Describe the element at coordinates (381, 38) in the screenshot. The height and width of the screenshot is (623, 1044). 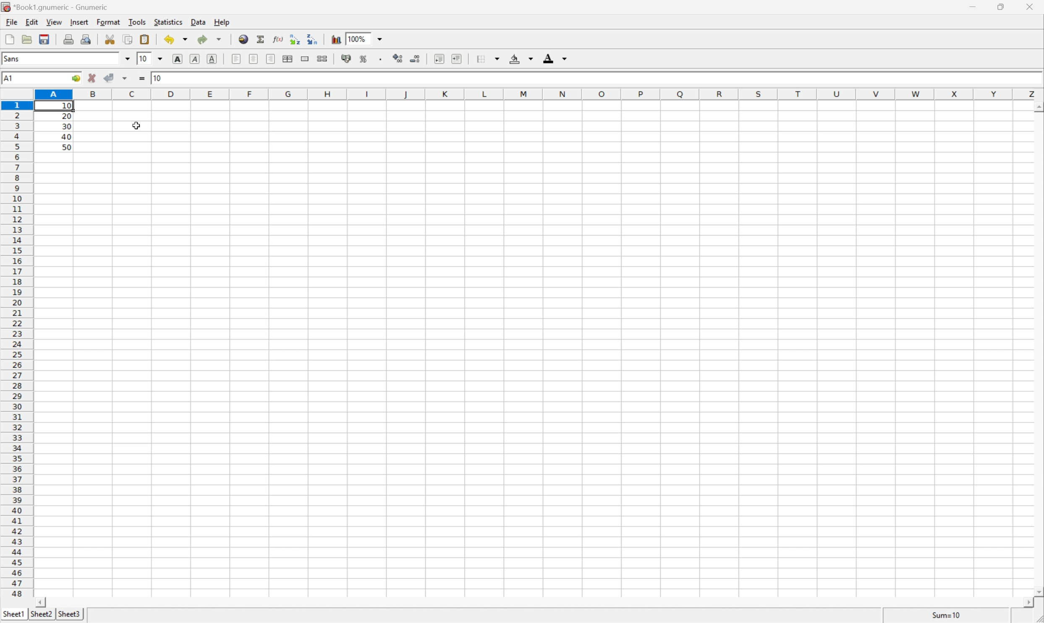
I see `Drop down` at that location.